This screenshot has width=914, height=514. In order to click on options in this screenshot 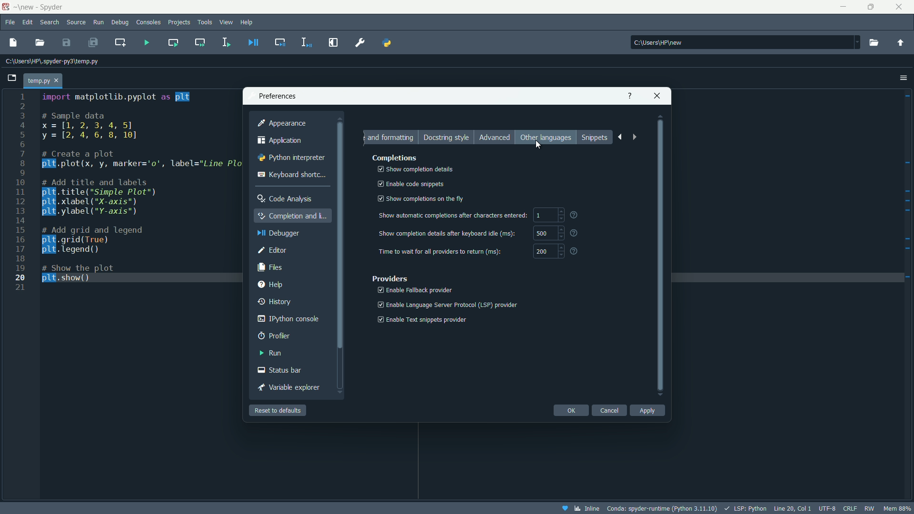, I will do `click(904, 77)`.